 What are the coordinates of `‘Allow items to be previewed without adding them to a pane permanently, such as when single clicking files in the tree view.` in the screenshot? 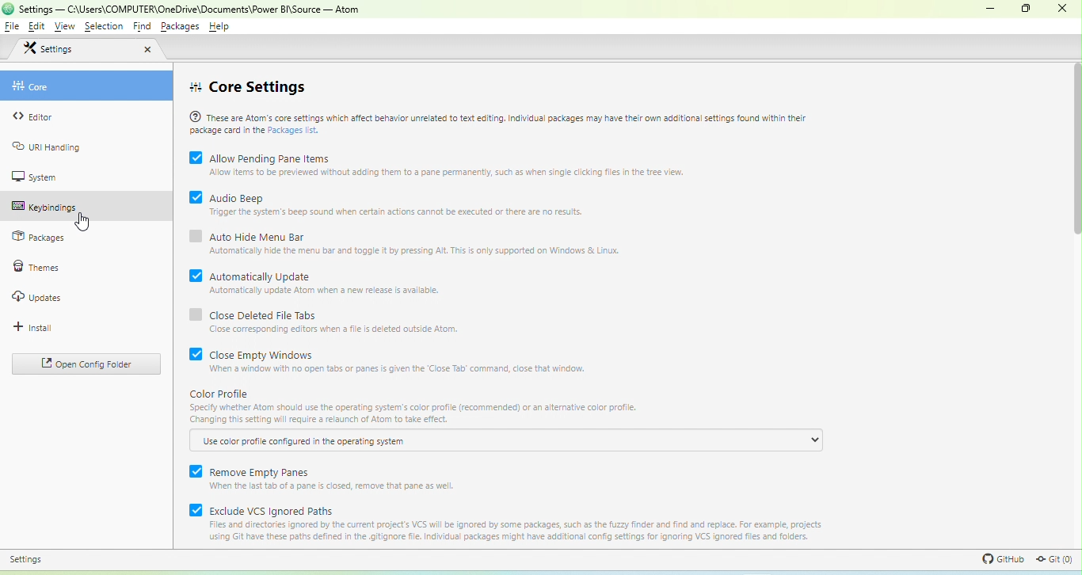 It's located at (440, 173).